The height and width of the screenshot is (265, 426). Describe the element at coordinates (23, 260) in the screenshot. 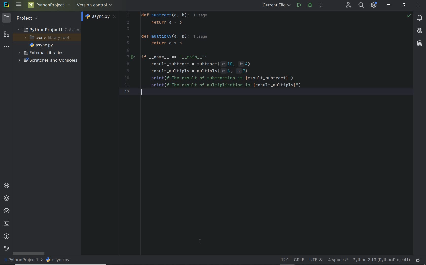

I see `project name` at that location.